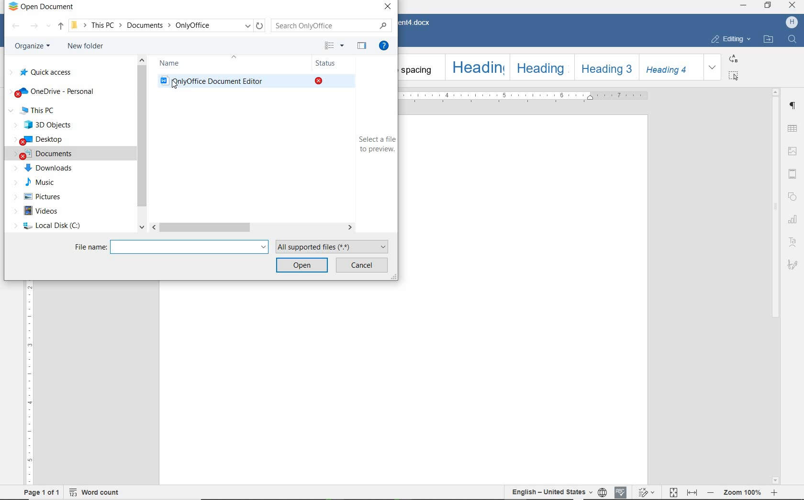 The height and width of the screenshot is (500, 804). Describe the element at coordinates (743, 5) in the screenshot. I see `minimize` at that location.